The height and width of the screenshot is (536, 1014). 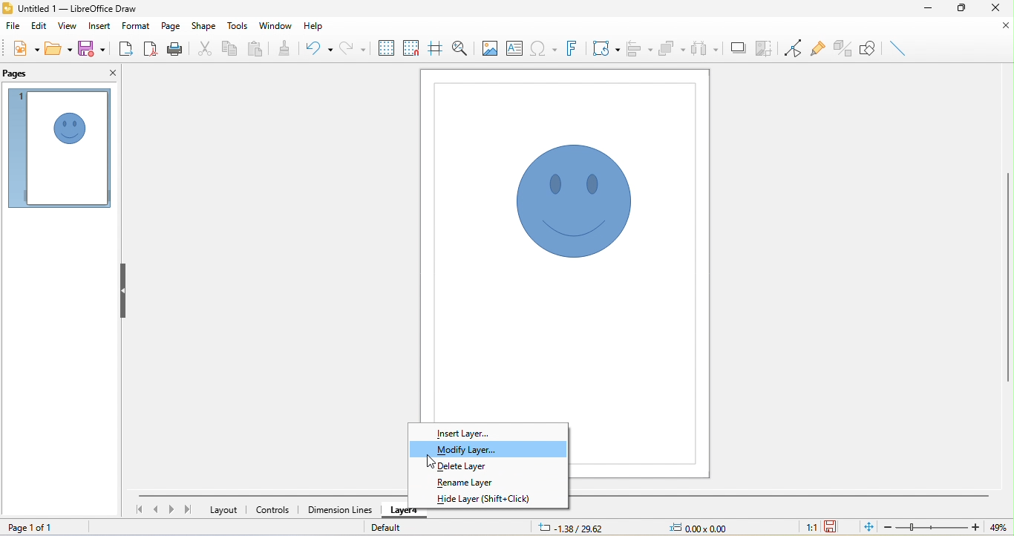 What do you see at coordinates (203, 27) in the screenshot?
I see `shape` at bounding box center [203, 27].